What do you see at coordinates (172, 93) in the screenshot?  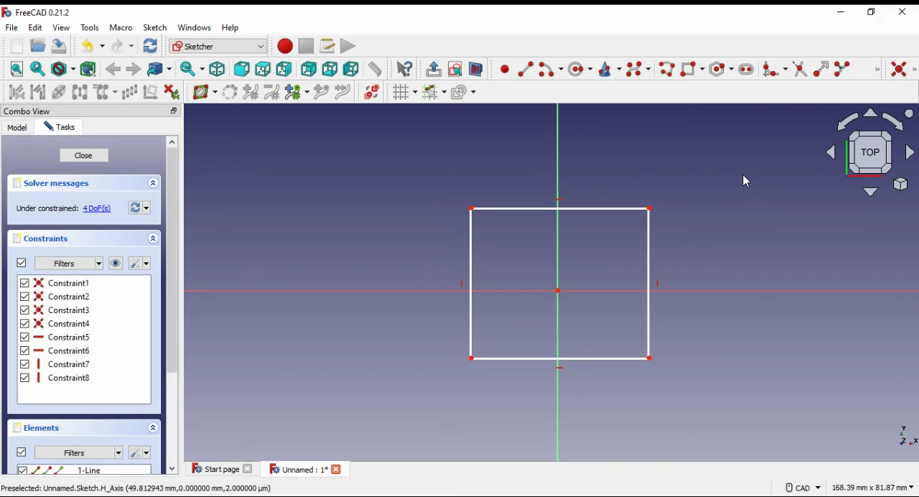 I see `delete all constraints` at bounding box center [172, 93].